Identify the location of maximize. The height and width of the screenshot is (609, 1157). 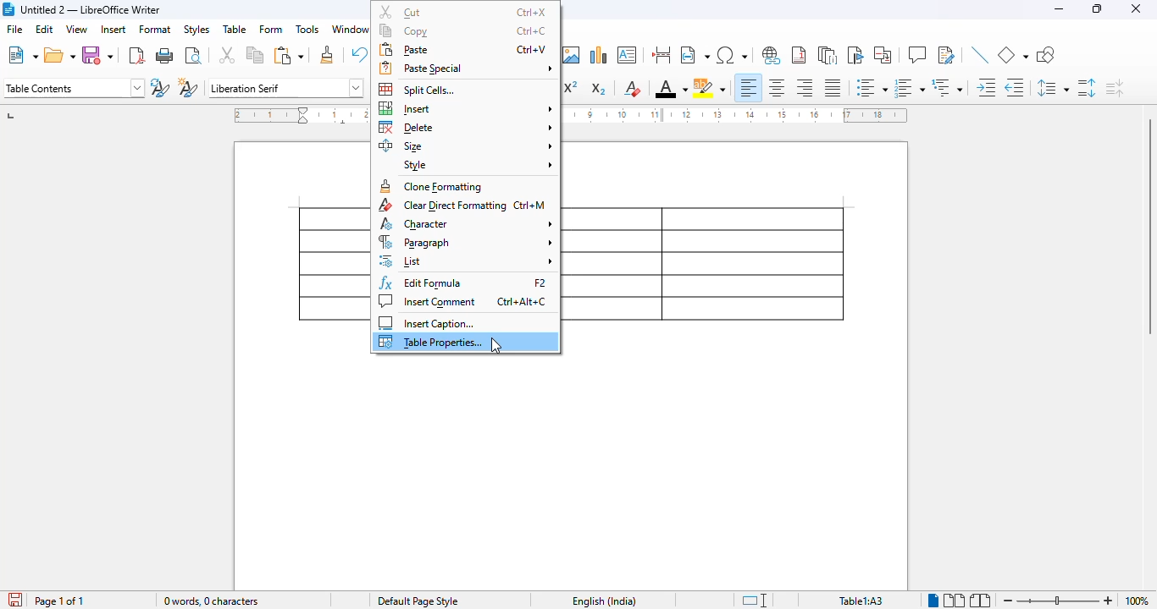
(1099, 8).